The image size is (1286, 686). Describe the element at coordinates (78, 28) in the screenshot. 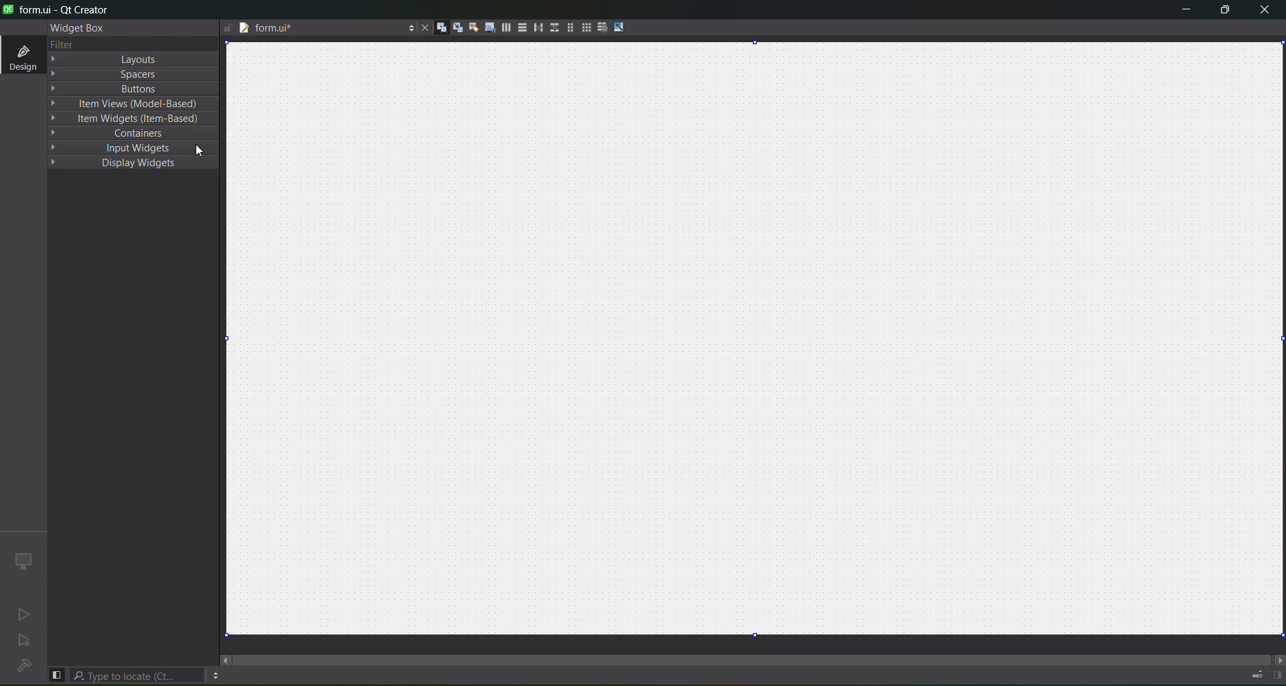

I see `widget box` at that location.